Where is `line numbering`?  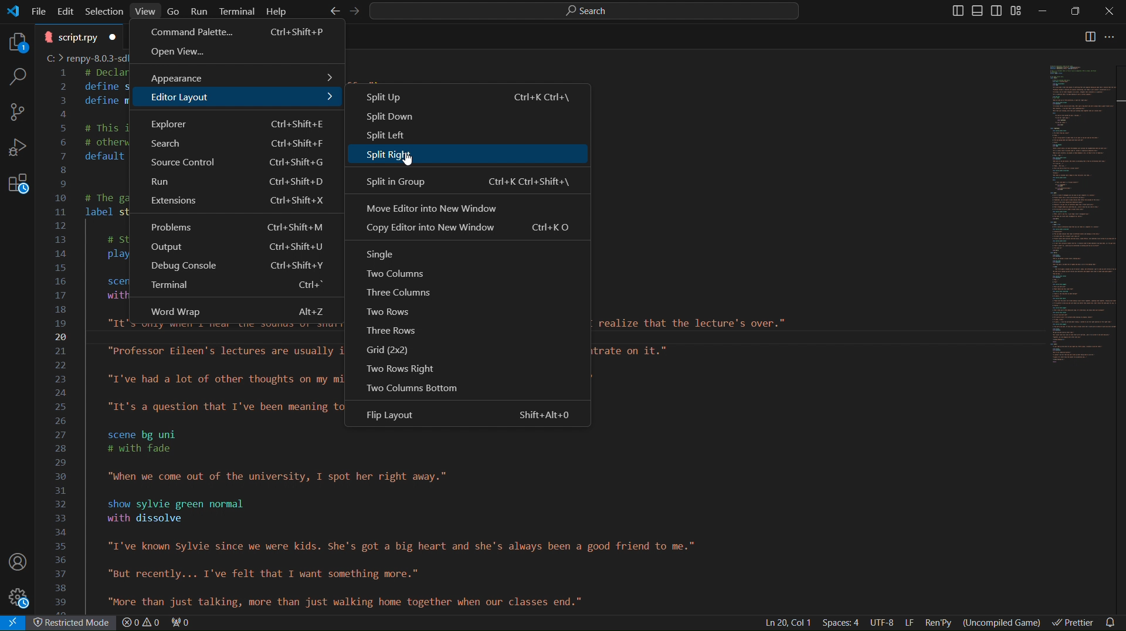 line numbering is located at coordinates (63, 340).